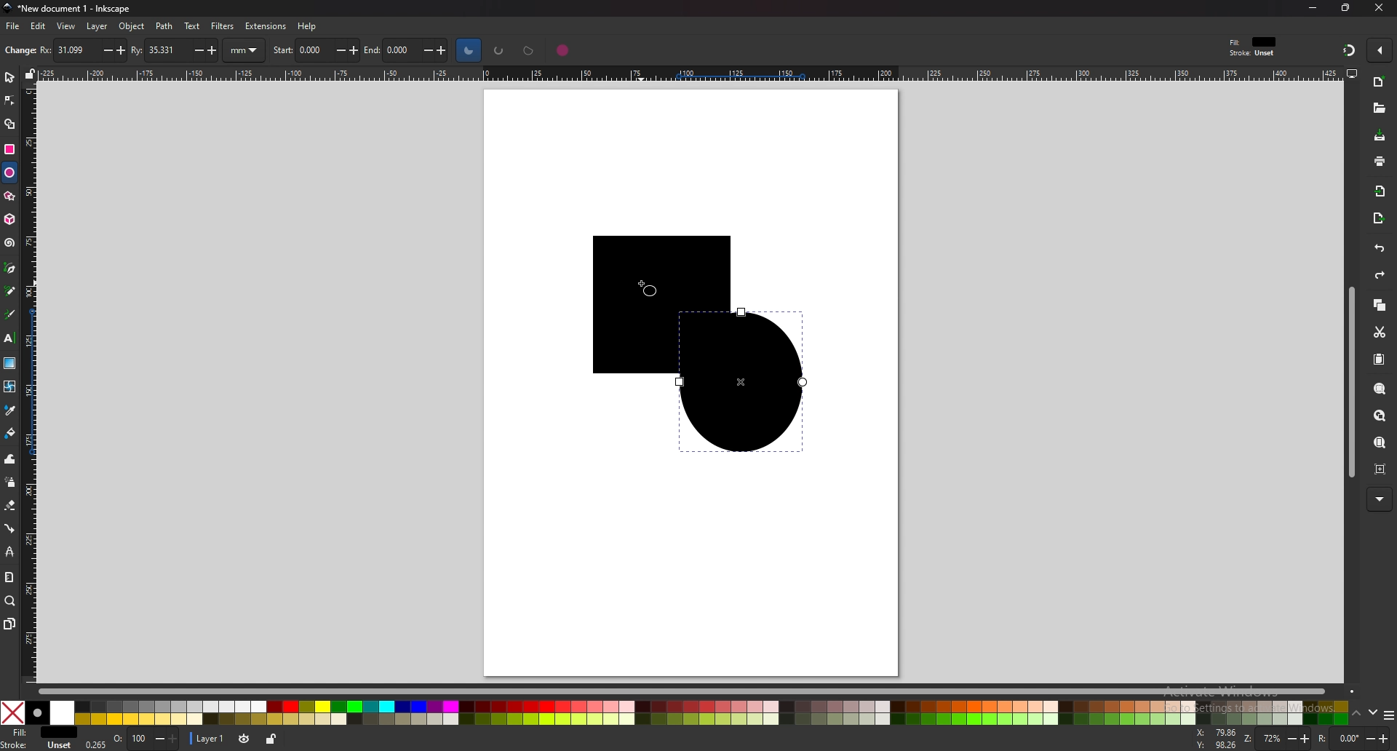 This screenshot has width=1397, height=751. I want to click on shapes, so click(682, 344).